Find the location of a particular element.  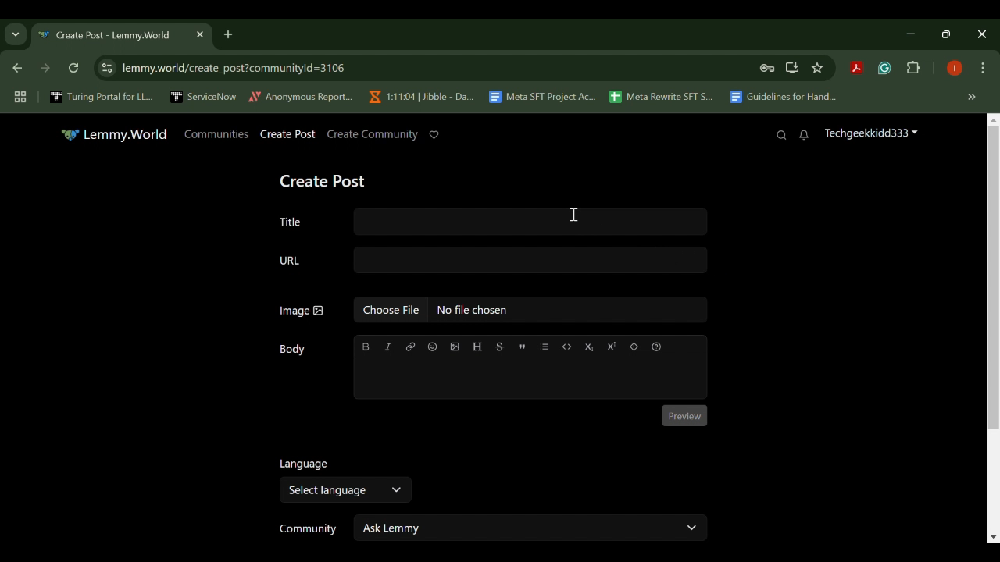

Language is located at coordinates (302, 463).